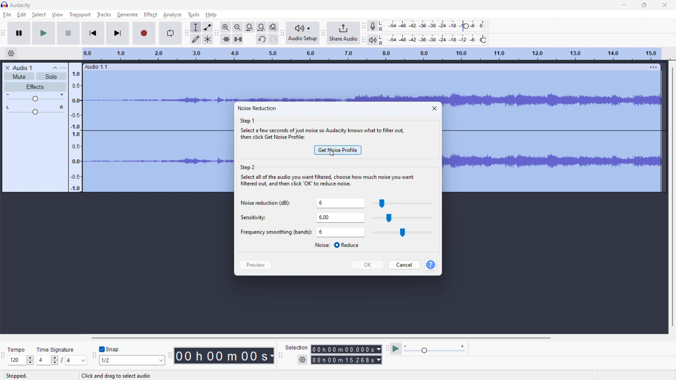  Describe the element at coordinates (257, 108) in the screenshot. I see `noise reduction dialogbox` at that location.